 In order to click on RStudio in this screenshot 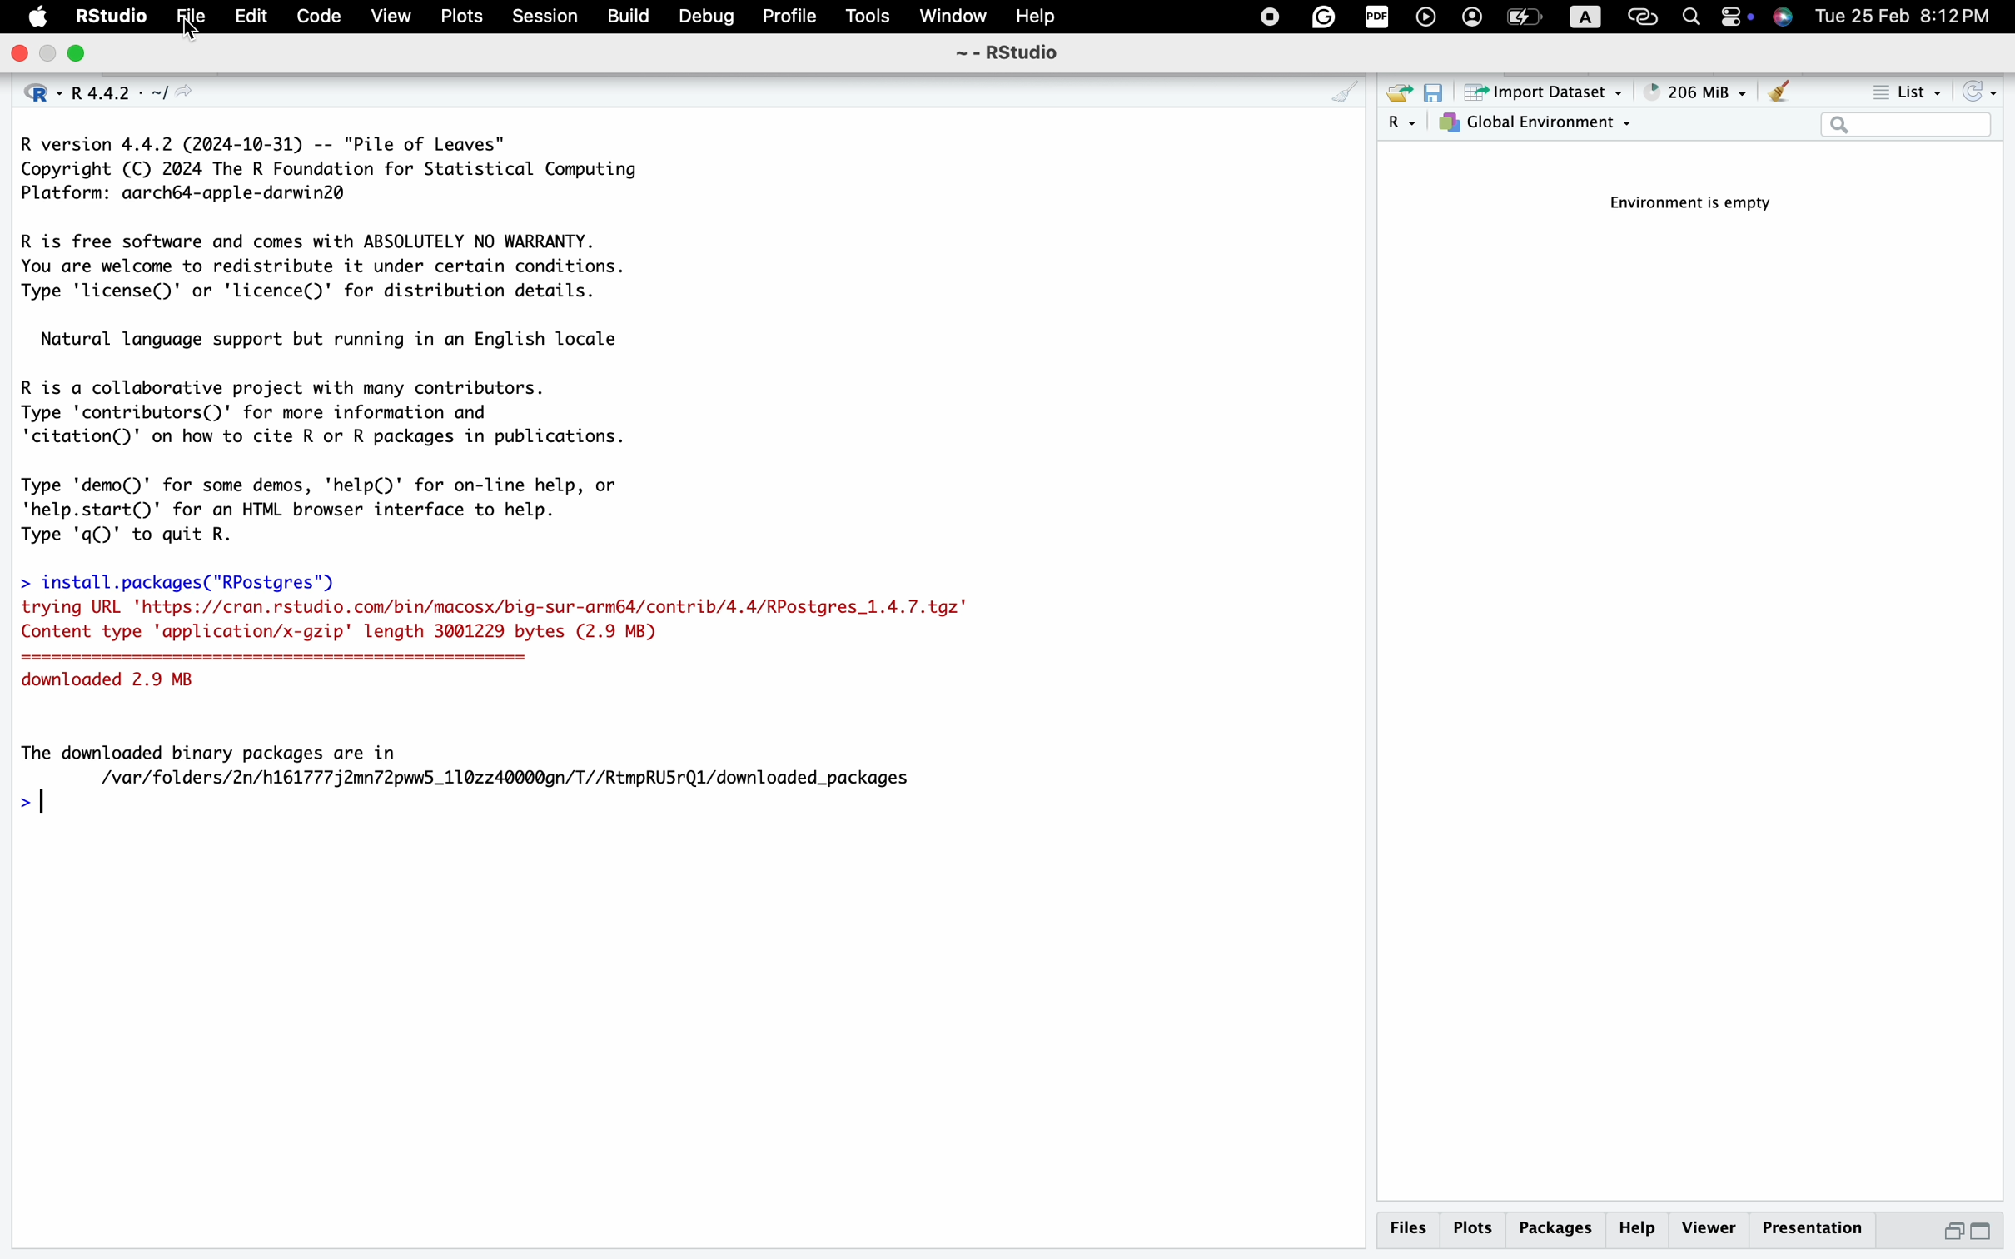, I will do `click(110, 15)`.